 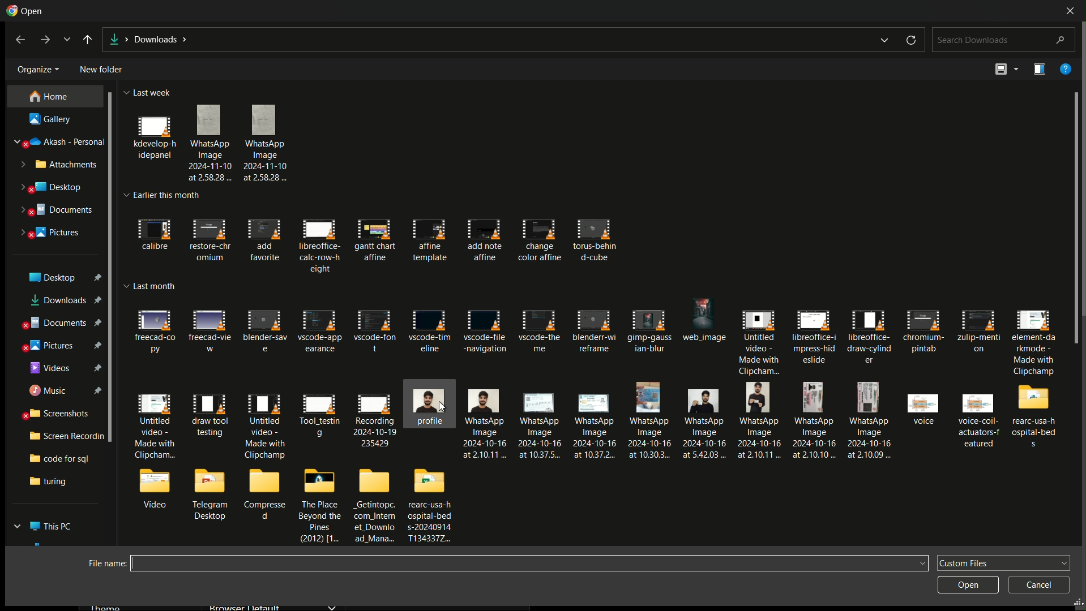 I want to click on change view, so click(x=1000, y=70).